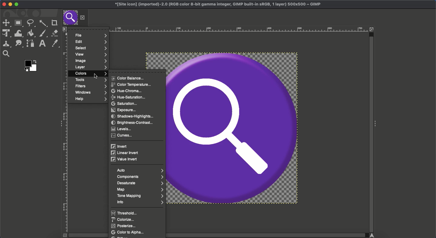  Describe the element at coordinates (90, 48) in the screenshot. I see `Select` at that location.